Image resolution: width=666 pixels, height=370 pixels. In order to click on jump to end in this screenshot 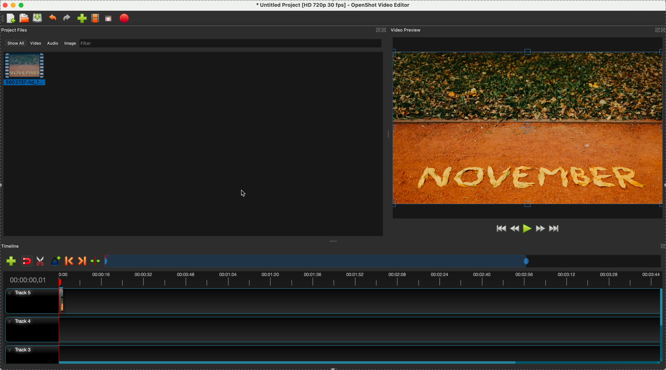, I will do `click(556, 230)`.